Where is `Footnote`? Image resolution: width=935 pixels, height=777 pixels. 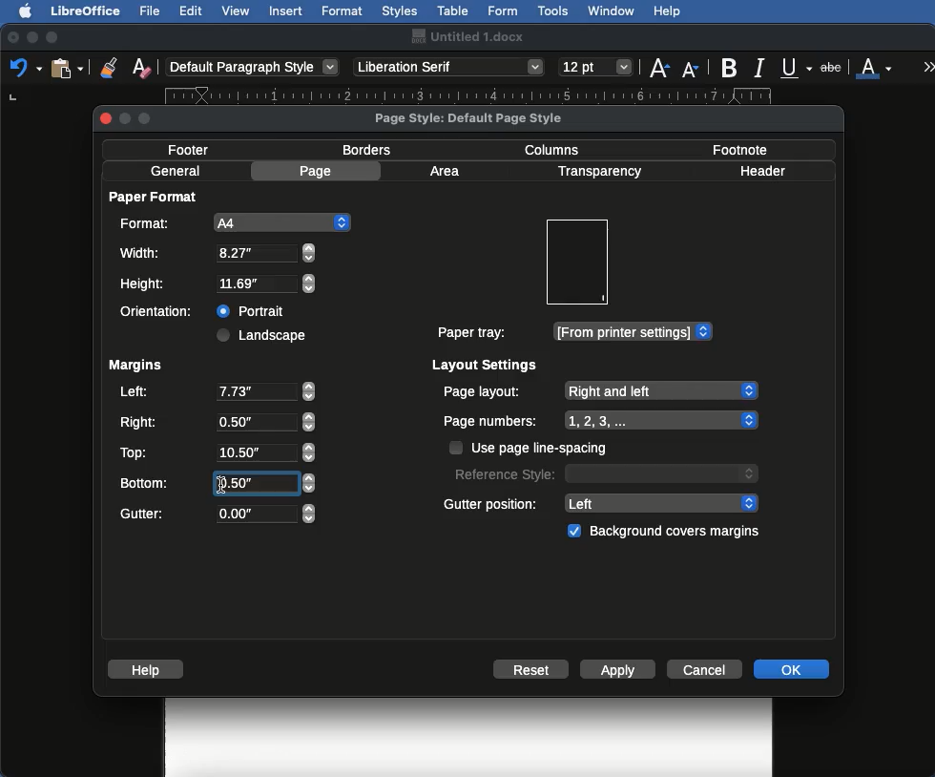
Footnote is located at coordinates (738, 149).